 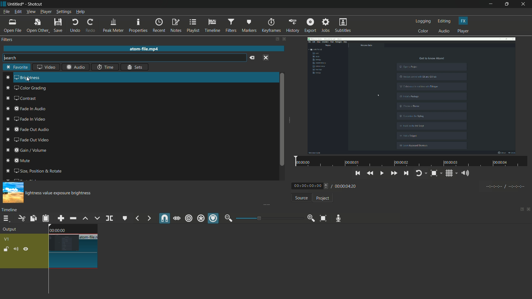 What do you see at coordinates (27, 109) in the screenshot?
I see `fade in audio` at bounding box center [27, 109].